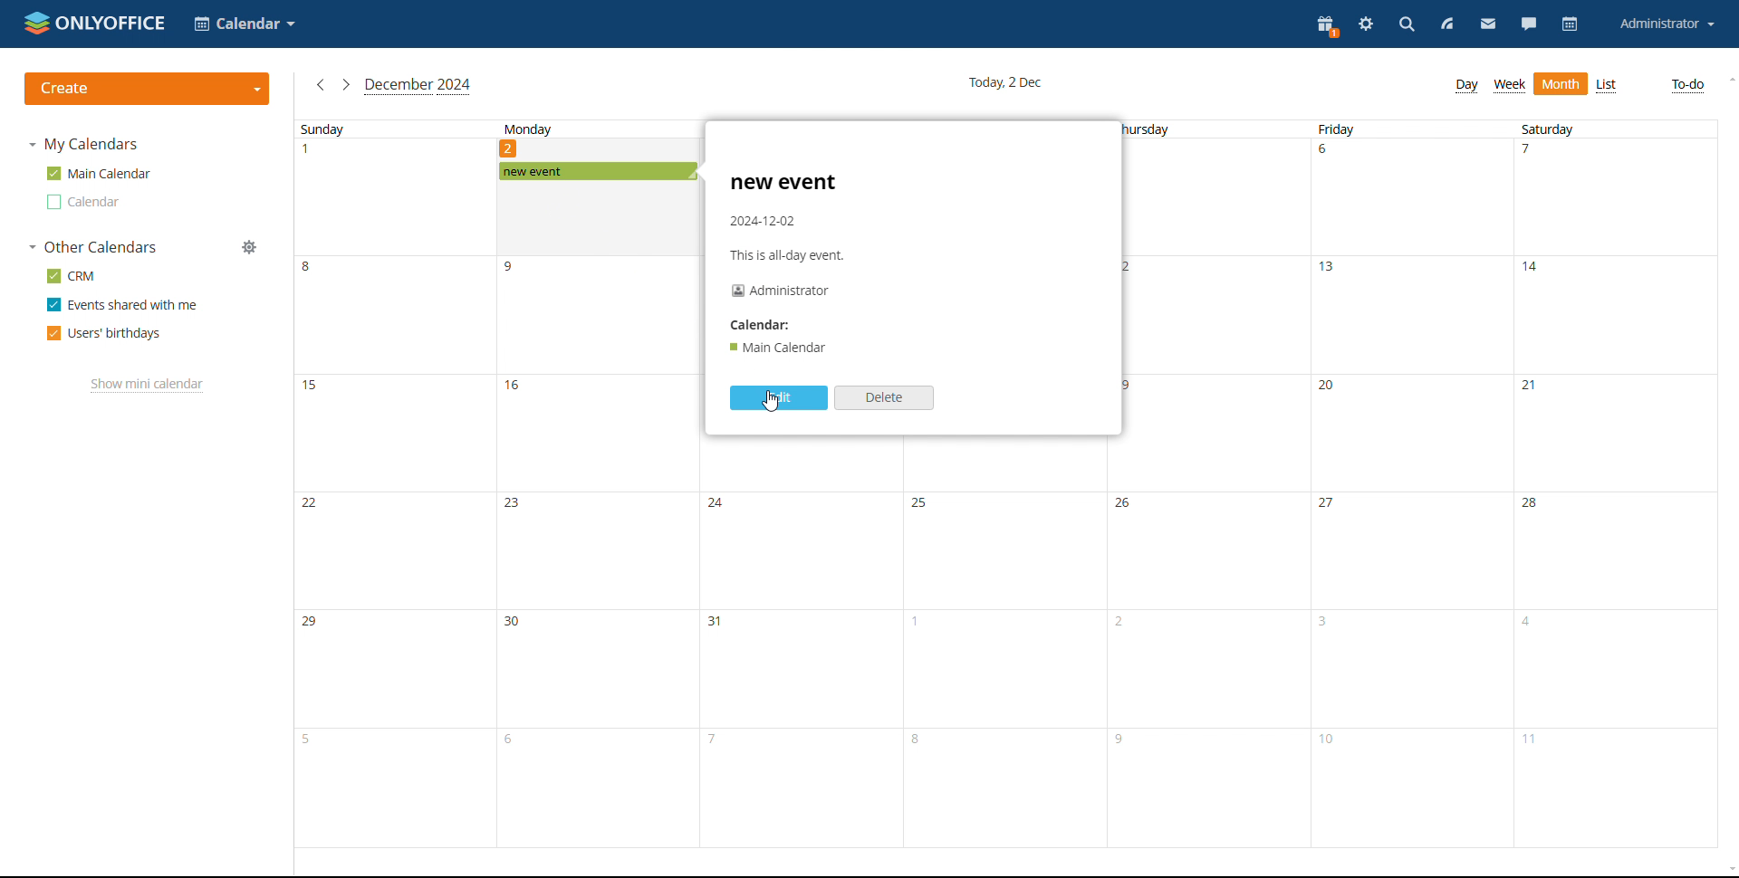  What do you see at coordinates (1667, 25) in the screenshot?
I see `account` at bounding box center [1667, 25].